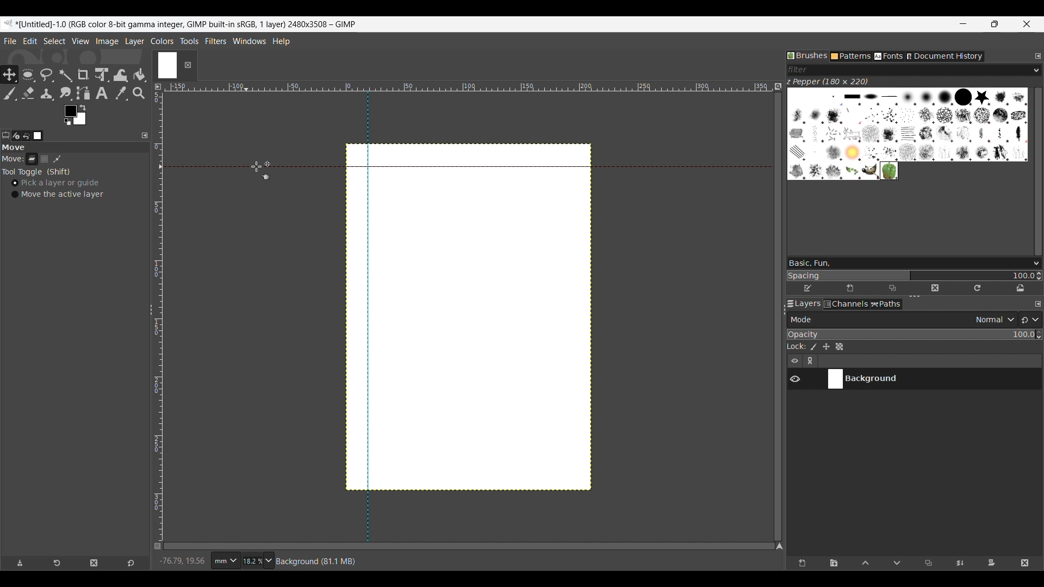 Image resolution: width=1044 pixels, height=587 pixels. I want to click on Vertical ruler, so click(161, 314).